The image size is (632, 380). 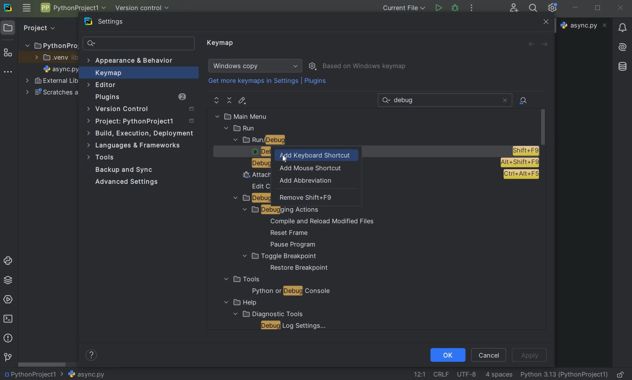 I want to click on debug, so click(x=256, y=163).